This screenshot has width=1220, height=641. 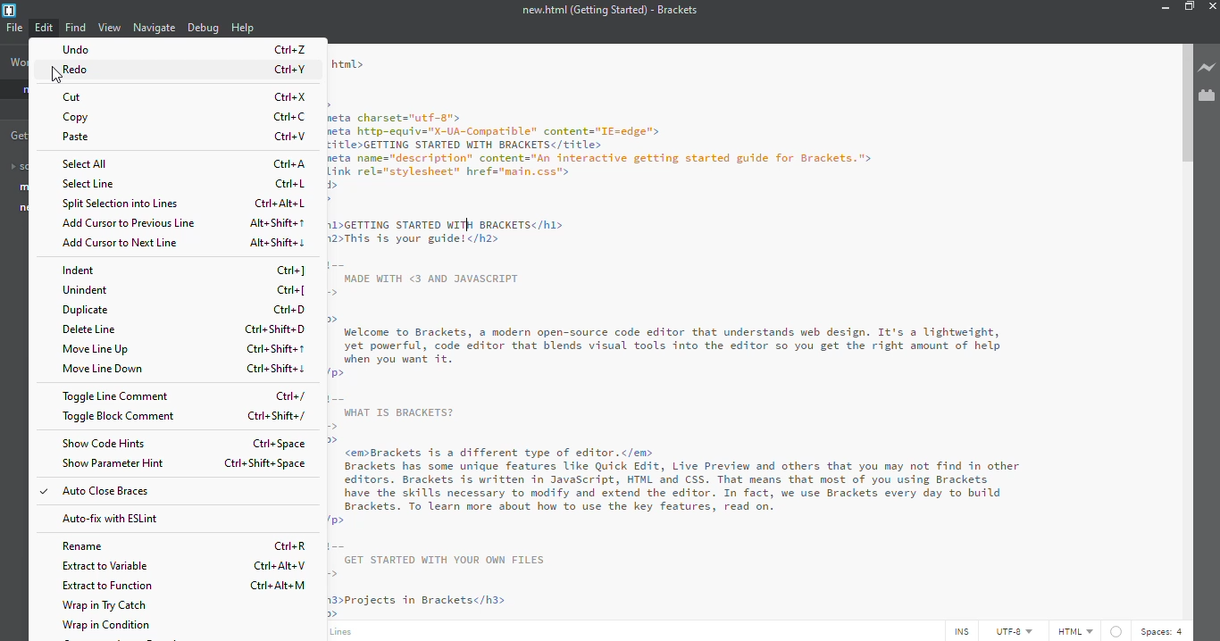 What do you see at coordinates (89, 183) in the screenshot?
I see `select line` at bounding box center [89, 183].